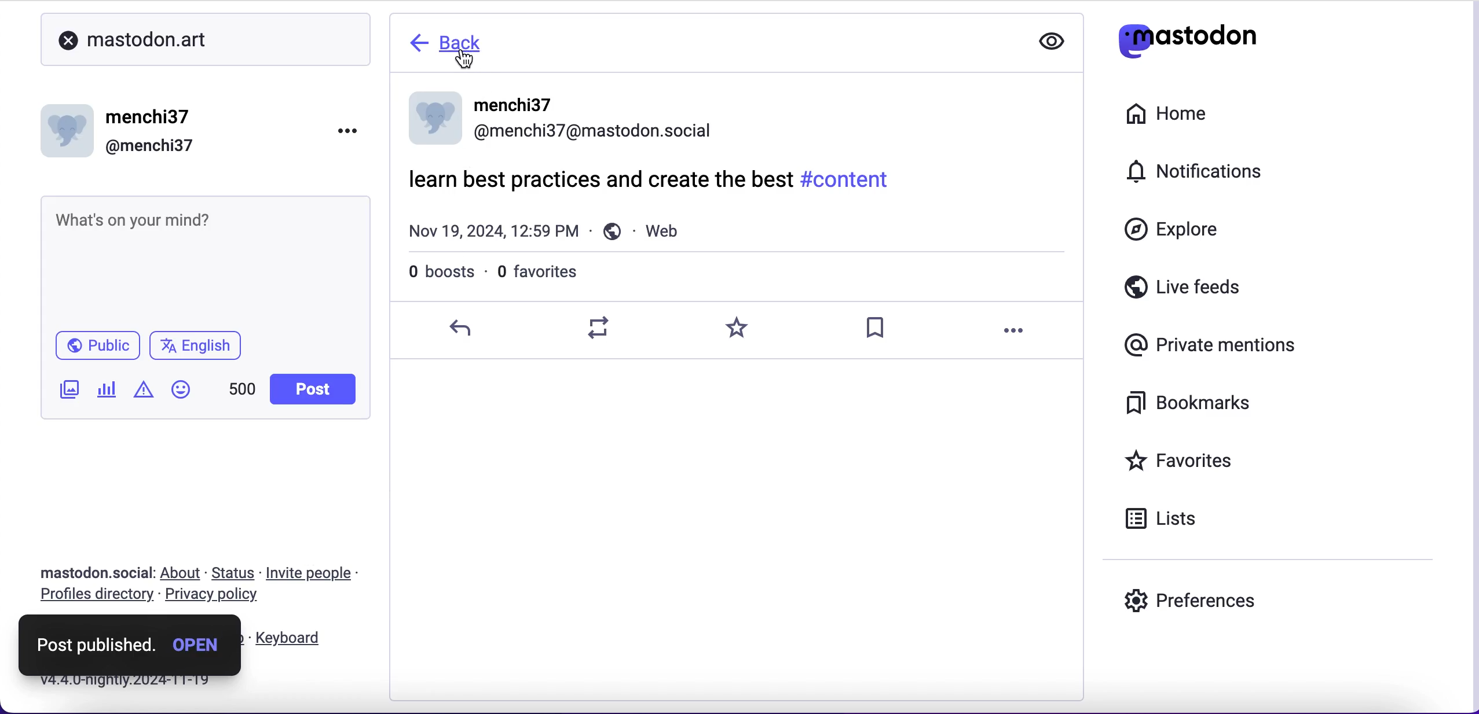 The height and width of the screenshot is (714, 1479). I want to click on explore, so click(1176, 234).